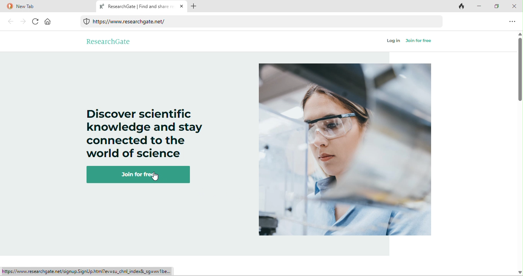  I want to click on home, so click(48, 21).